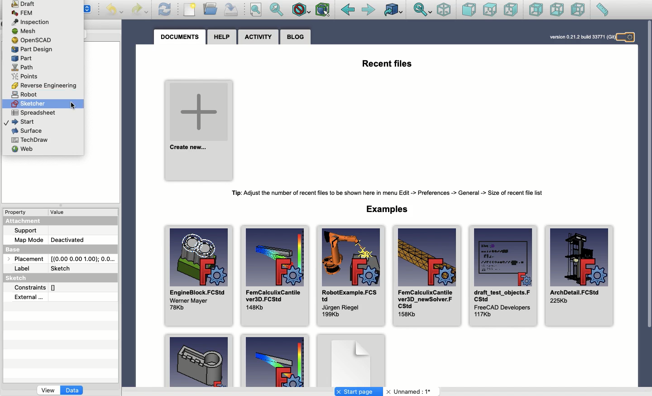  I want to click on Top, so click(490, 10).